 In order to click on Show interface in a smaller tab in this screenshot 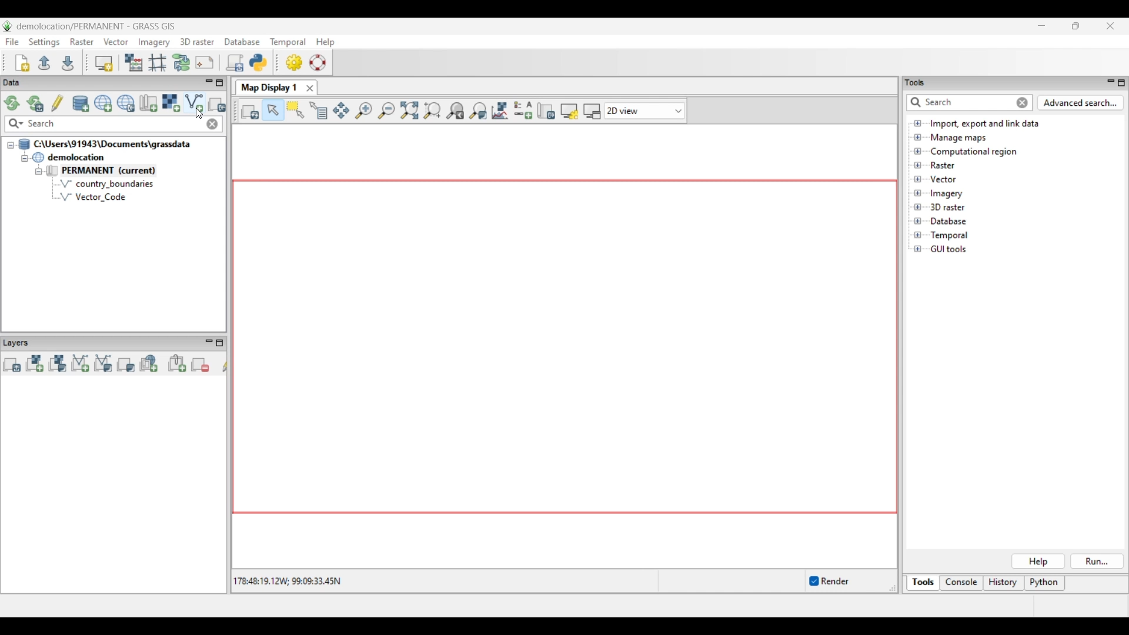, I will do `click(1075, 26)`.